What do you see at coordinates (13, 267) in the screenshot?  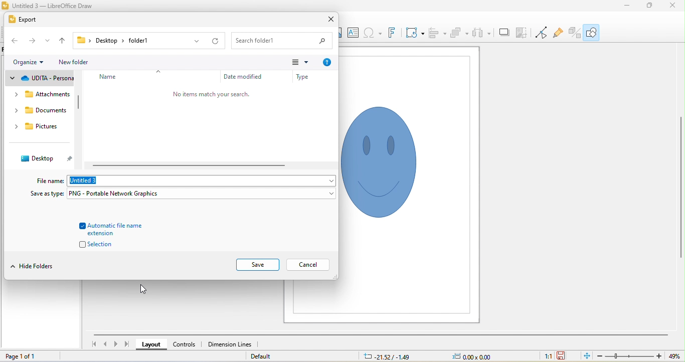 I see `drop down` at bounding box center [13, 267].